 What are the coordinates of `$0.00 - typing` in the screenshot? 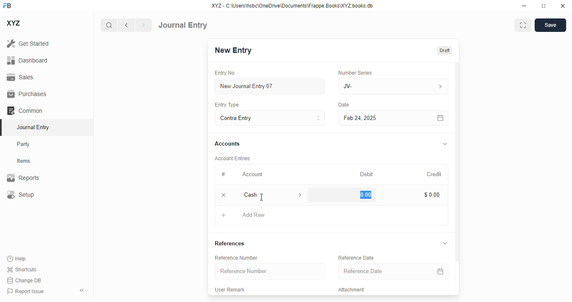 It's located at (364, 195).